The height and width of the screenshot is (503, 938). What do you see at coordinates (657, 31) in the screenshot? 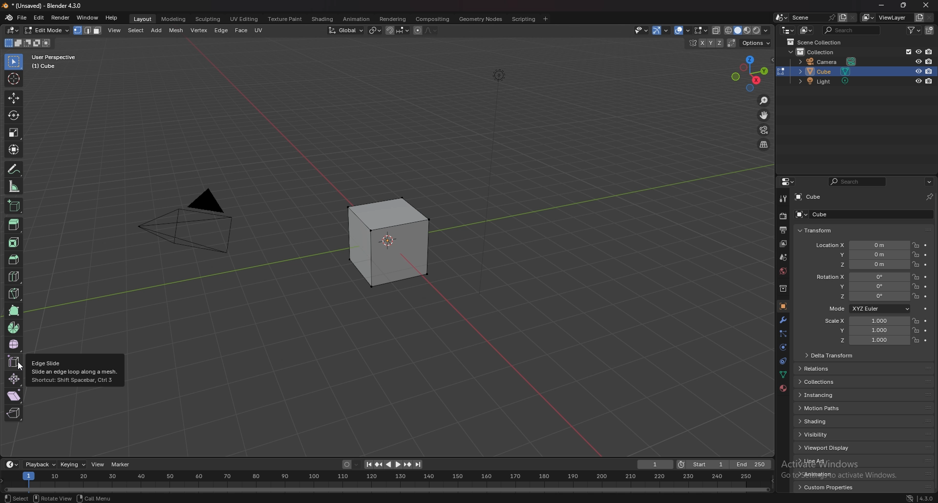
I see `selectibility and visibility` at bounding box center [657, 31].